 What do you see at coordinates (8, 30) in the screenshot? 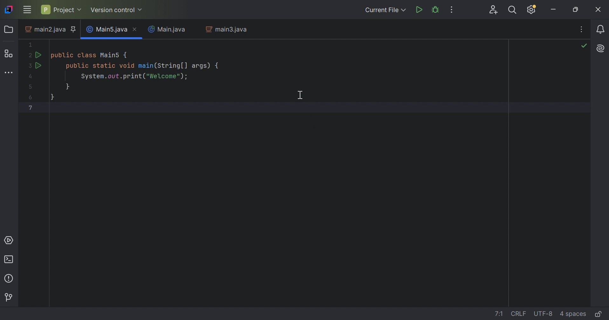
I see `Folder icon` at bounding box center [8, 30].